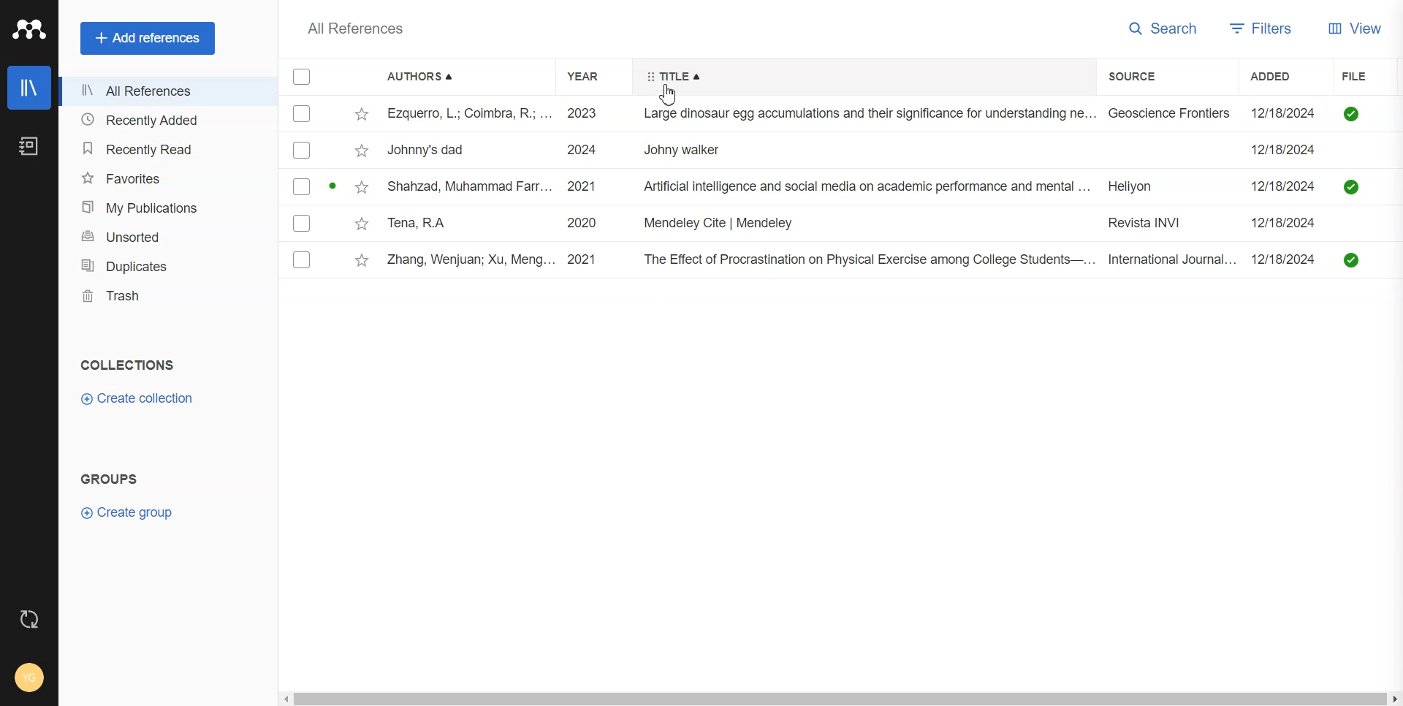 The image size is (1403, 706). Describe the element at coordinates (425, 77) in the screenshot. I see `Authors` at that location.